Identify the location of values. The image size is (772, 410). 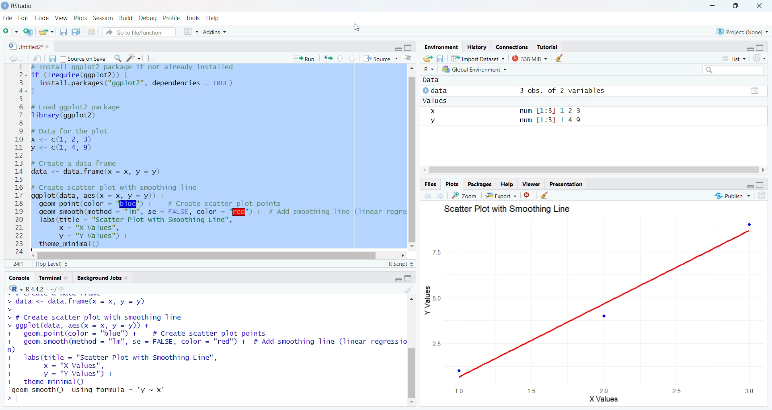
(439, 100).